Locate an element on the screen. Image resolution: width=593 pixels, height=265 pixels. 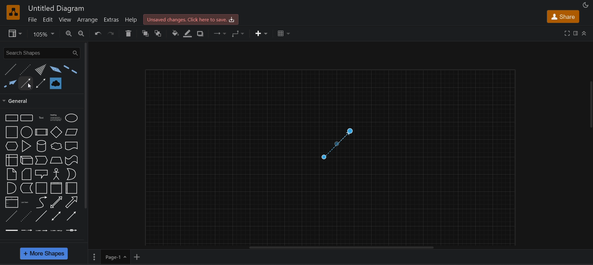
rectangle is located at coordinates (11, 118).